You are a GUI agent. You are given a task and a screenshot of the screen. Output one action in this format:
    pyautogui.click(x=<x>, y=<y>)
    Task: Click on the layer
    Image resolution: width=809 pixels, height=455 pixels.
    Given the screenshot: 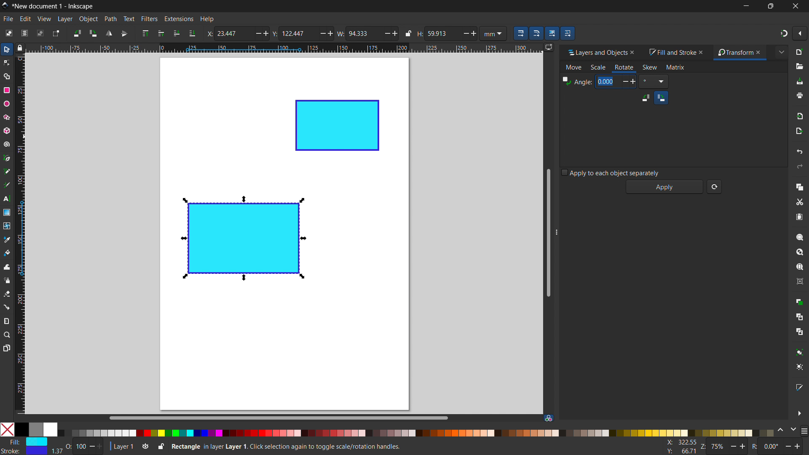 What is the action you would take?
    pyautogui.click(x=65, y=19)
    